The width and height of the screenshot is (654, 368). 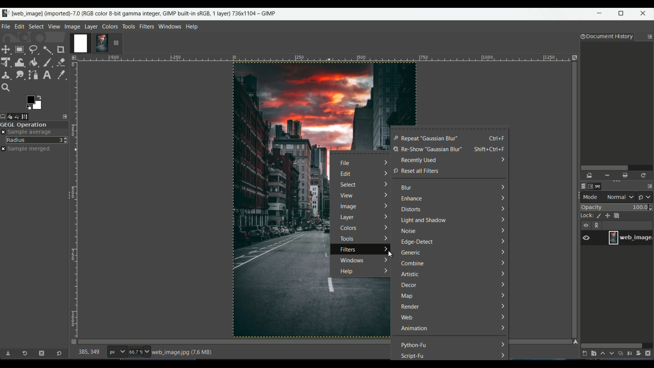 What do you see at coordinates (413, 264) in the screenshot?
I see `combine` at bounding box center [413, 264].